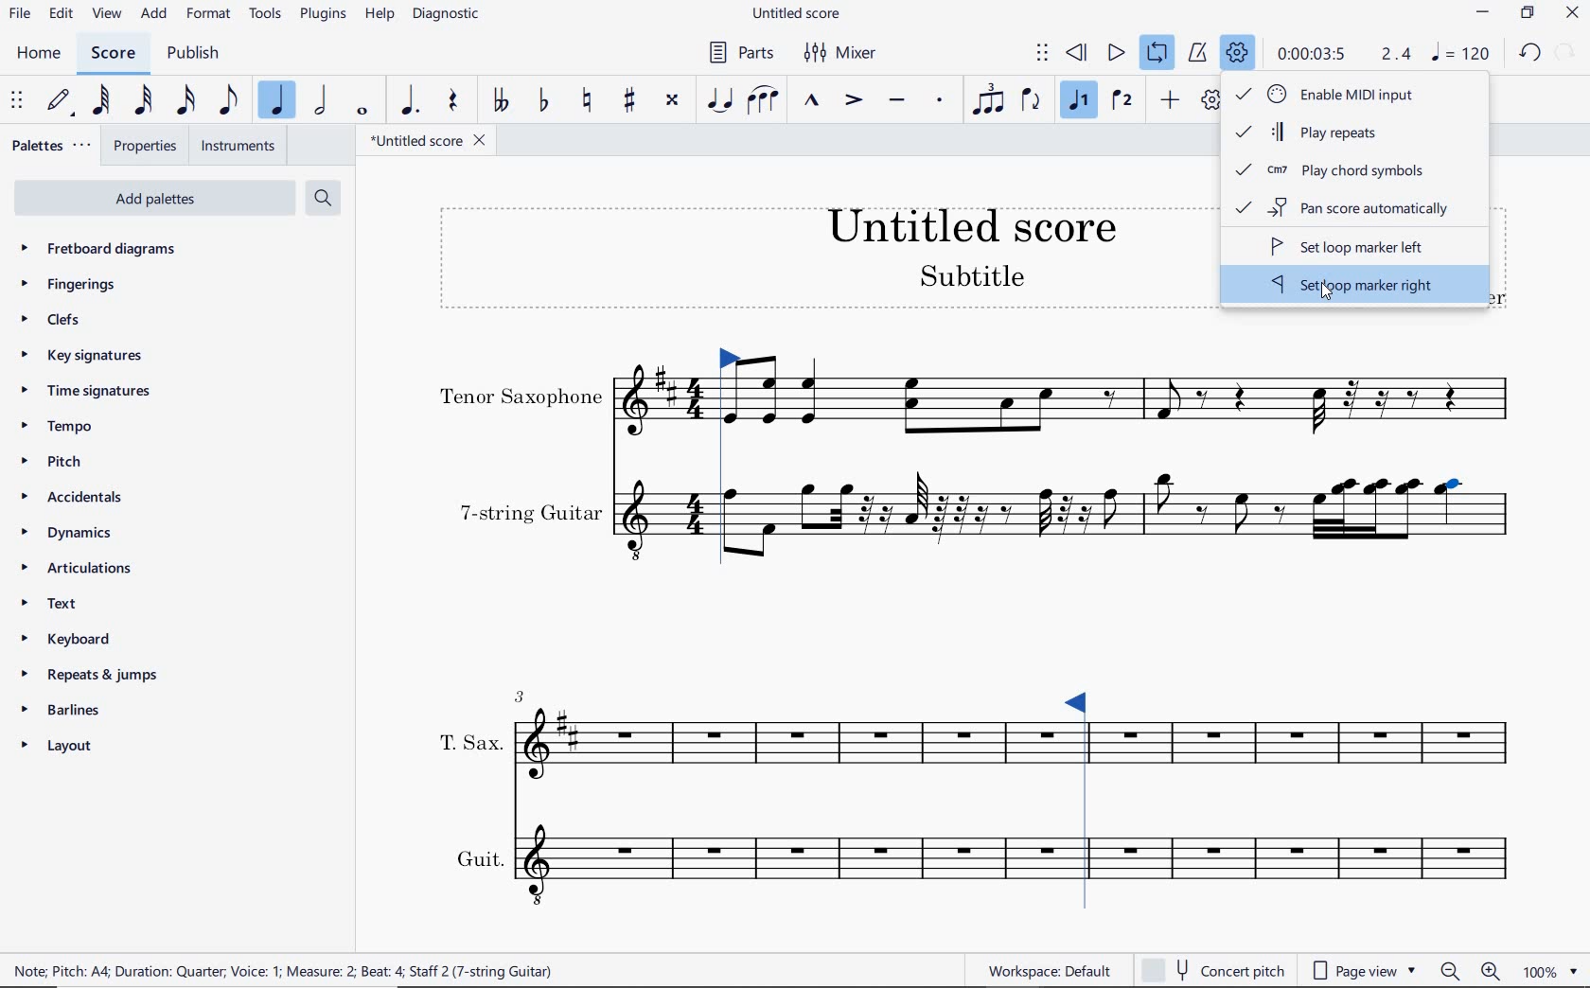  I want to click on Enable MIDI Input, so click(1344, 93).